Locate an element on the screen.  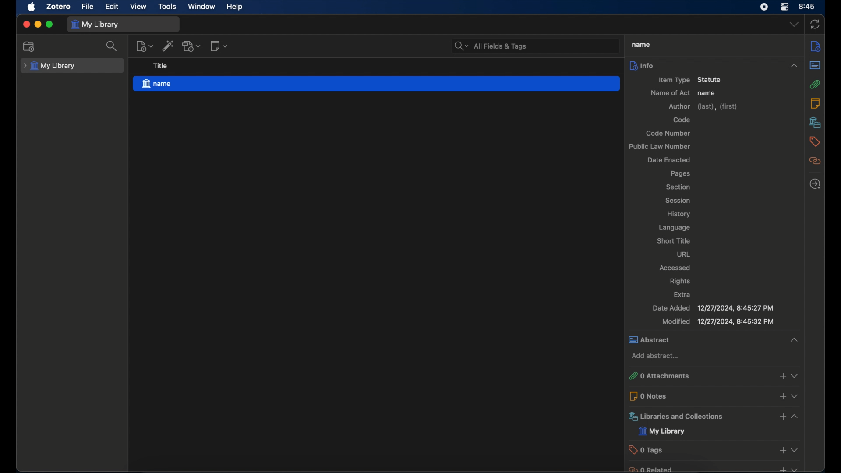
view is located at coordinates (138, 7).